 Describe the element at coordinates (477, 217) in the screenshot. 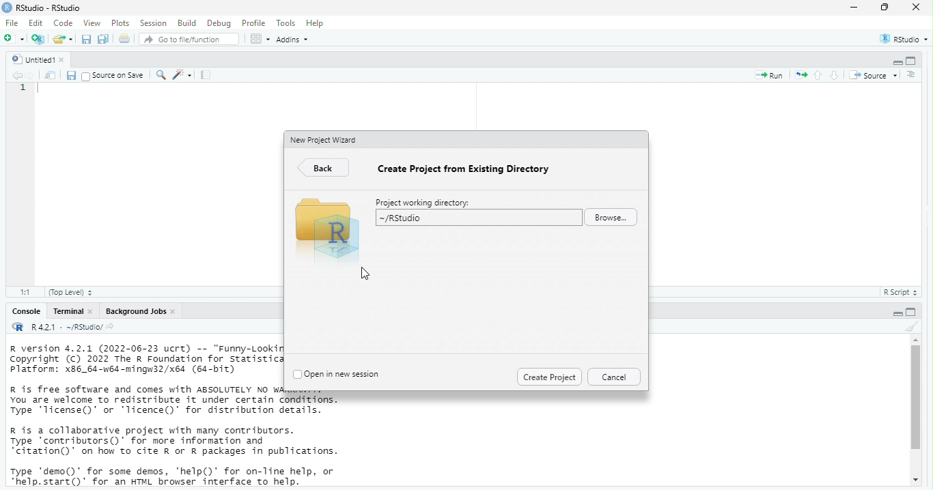

I see `~/RStudio` at that location.